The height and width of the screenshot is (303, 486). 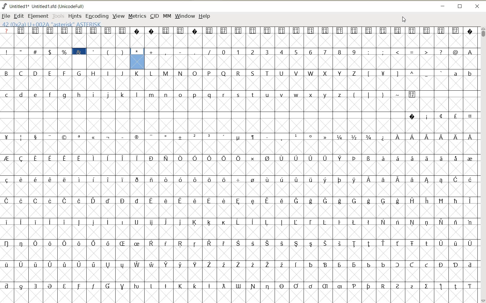 What do you see at coordinates (443, 6) in the screenshot?
I see `MINIMIZE` at bounding box center [443, 6].